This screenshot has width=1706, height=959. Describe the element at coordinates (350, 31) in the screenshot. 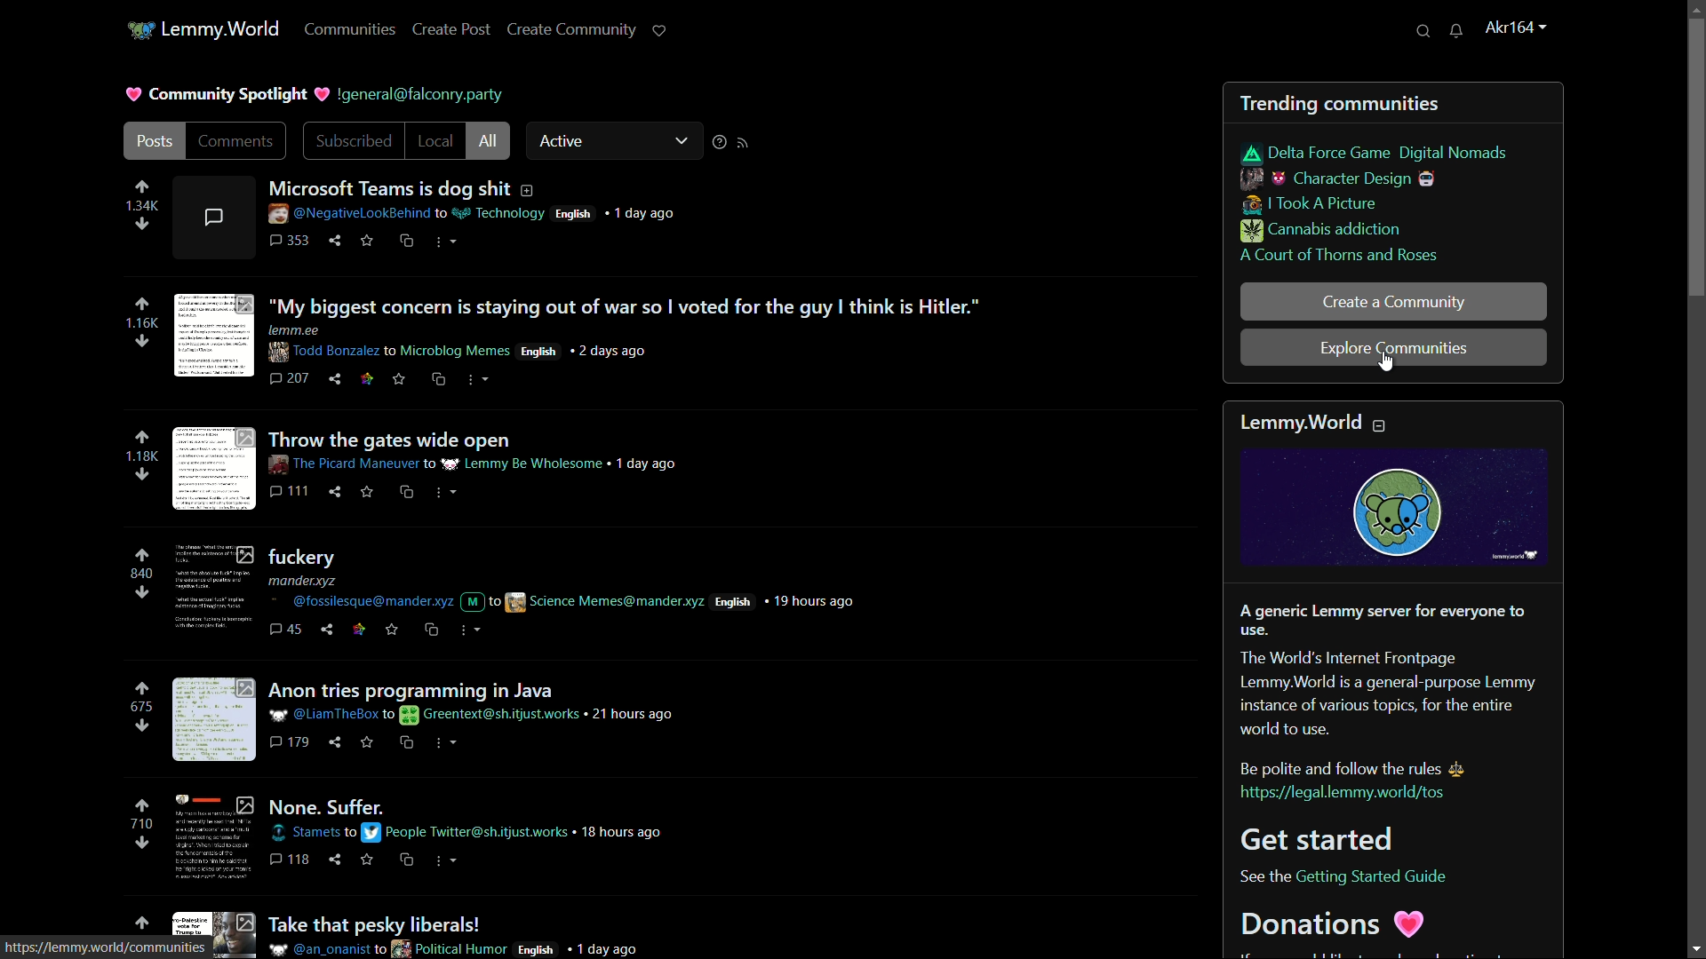

I see `communities` at that location.